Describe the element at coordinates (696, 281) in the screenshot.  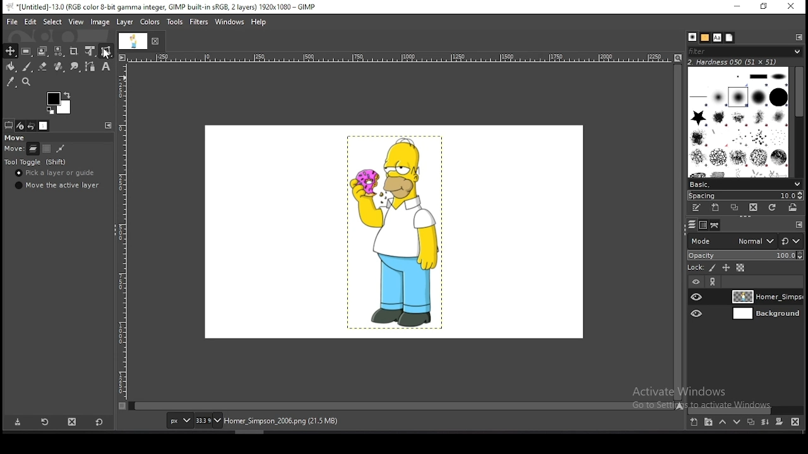
I see `layer on/off` at that location.